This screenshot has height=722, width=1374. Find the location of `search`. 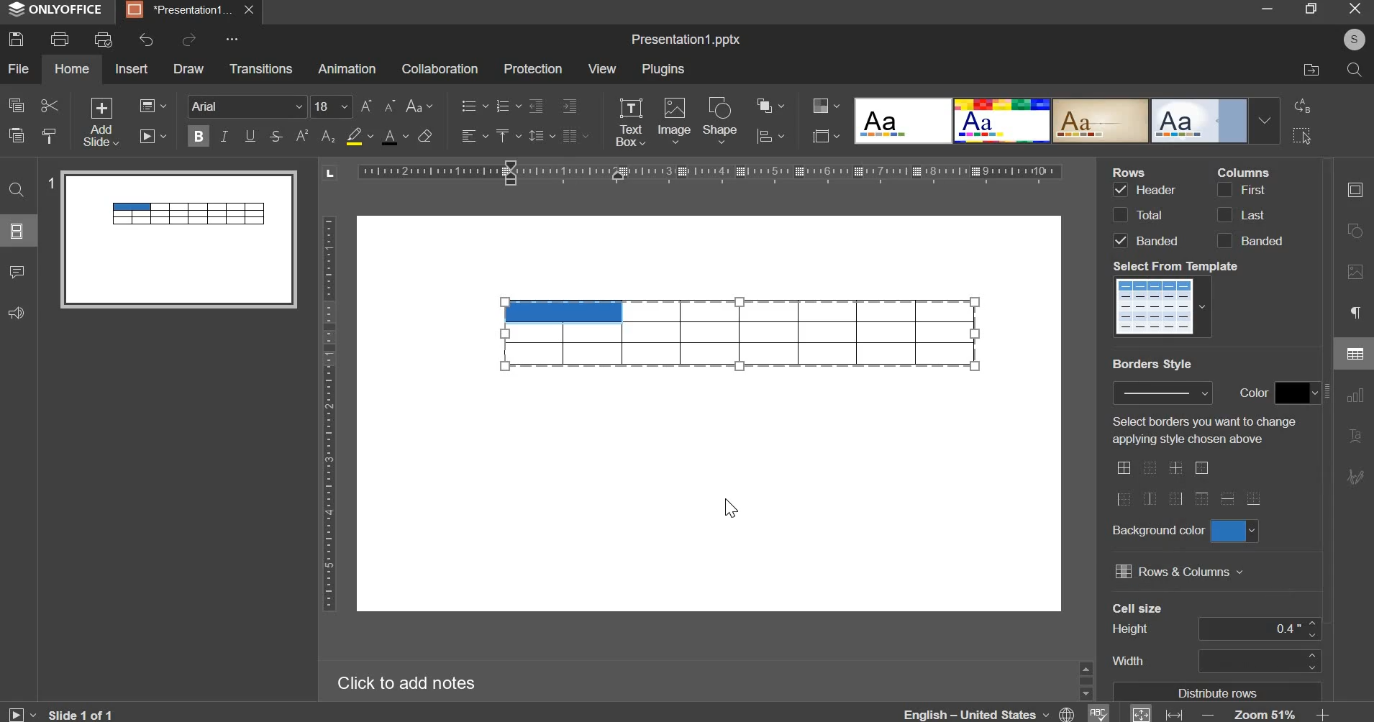

search is located at coordinates (1353, 70).